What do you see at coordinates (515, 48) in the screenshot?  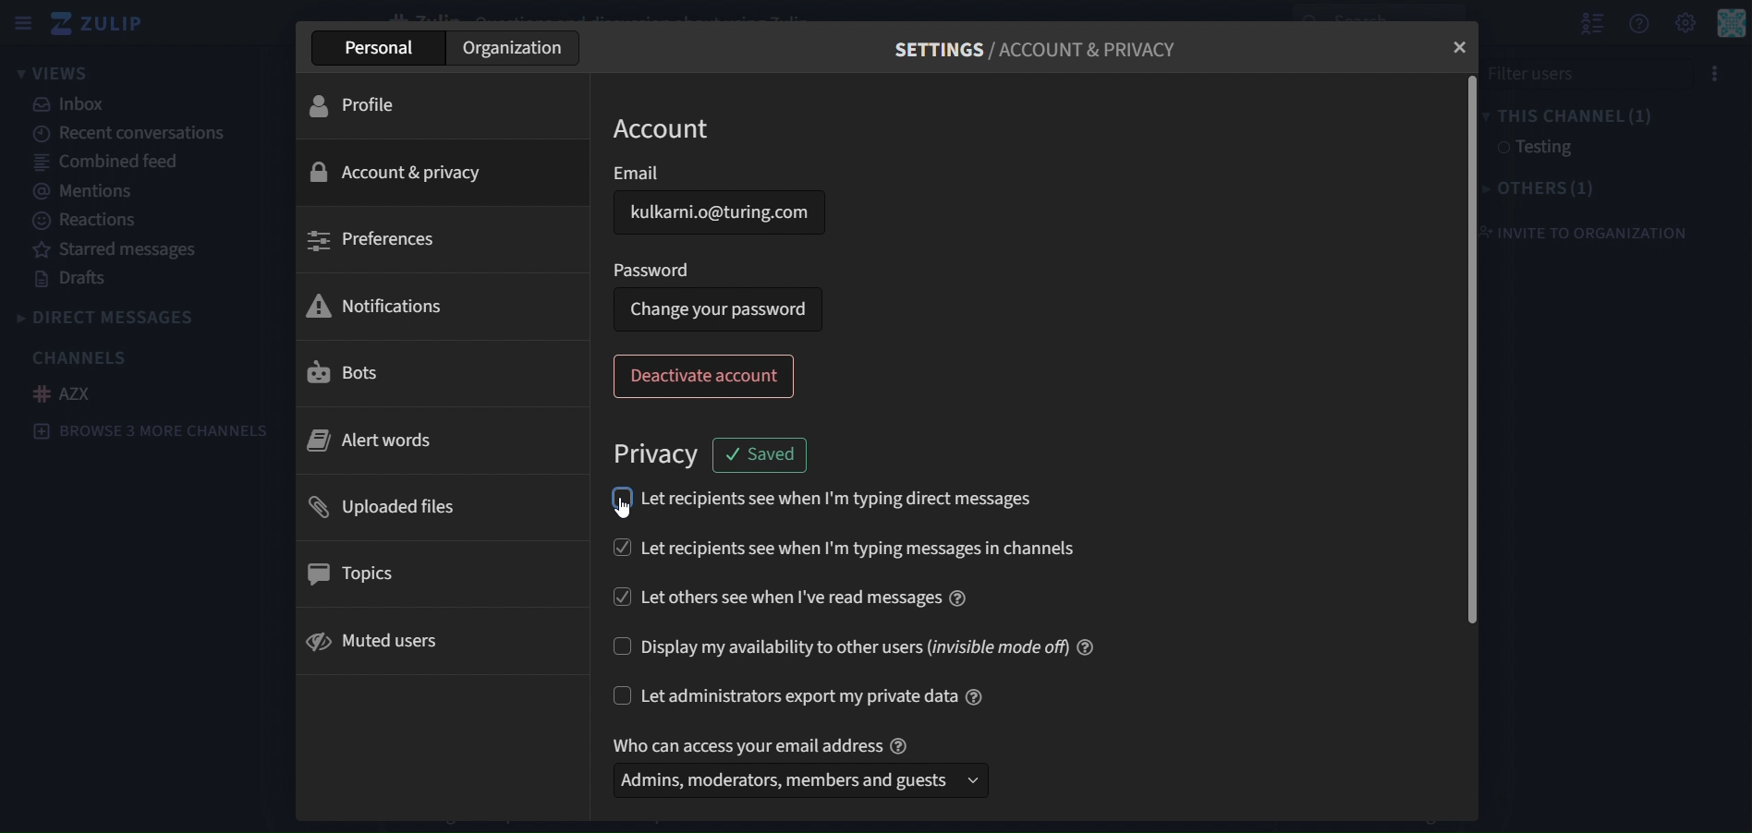 I see `organization` at bounding box center [515, 48].